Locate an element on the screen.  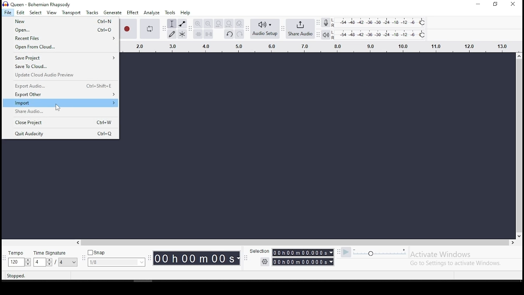
share audio is located at coordinates (60, 112).